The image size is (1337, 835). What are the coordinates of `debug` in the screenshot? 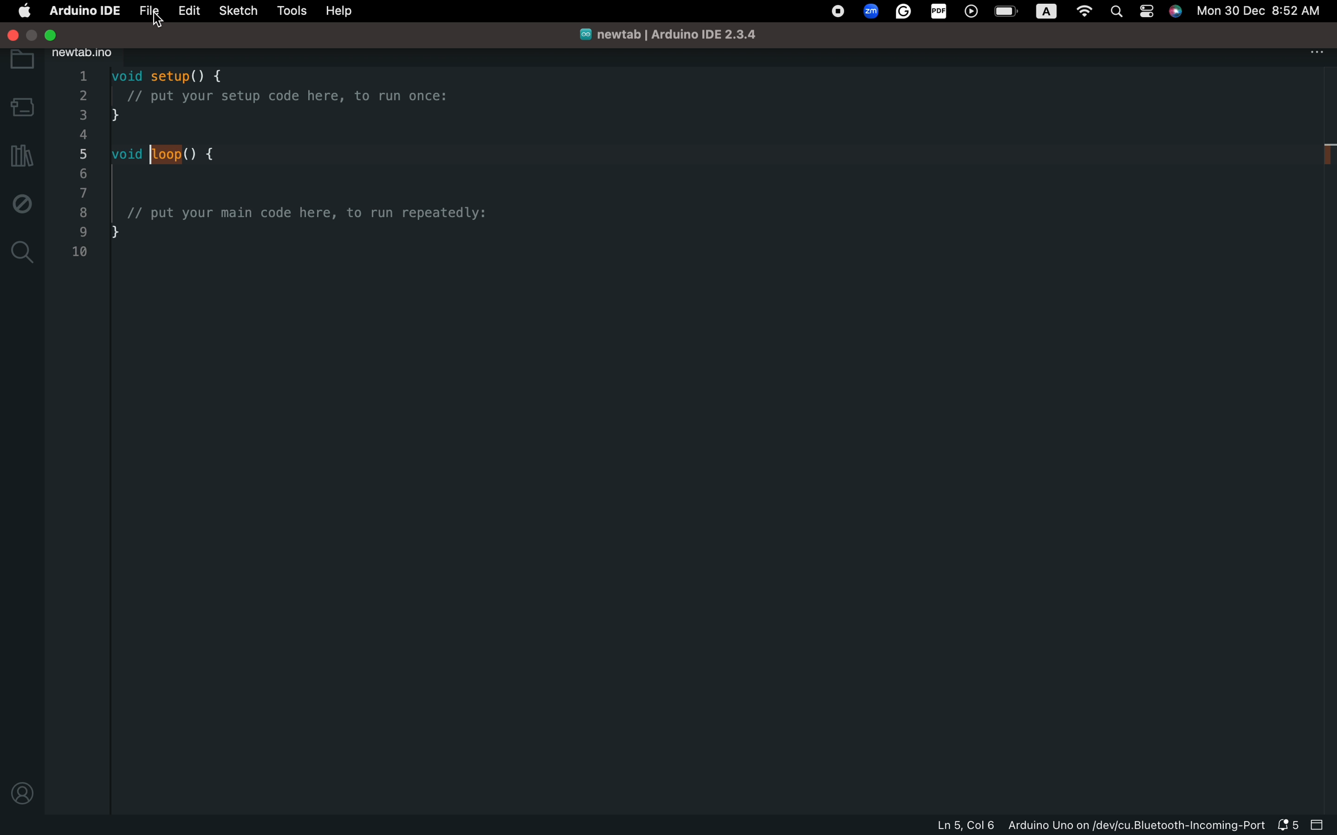 It's located at (20, 202).